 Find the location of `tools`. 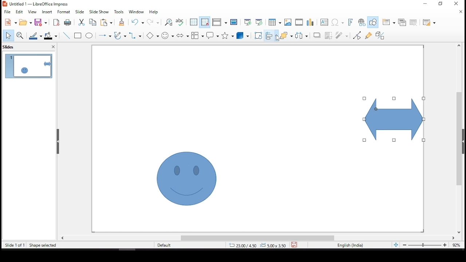

tools is located at coordinates (119, 12).